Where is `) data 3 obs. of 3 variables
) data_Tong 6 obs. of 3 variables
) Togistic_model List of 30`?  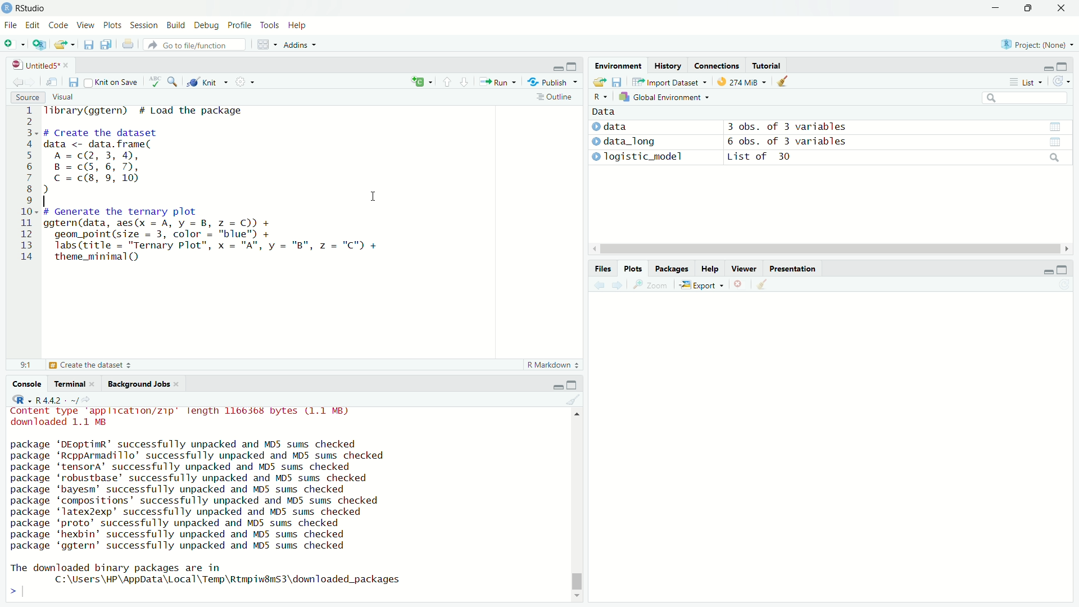 ) data 3 obs. of 3 variables
) data_Tong 6 obs. of 3 variables
) Togistic_model List of 30 is located at coordinates (761, 145).